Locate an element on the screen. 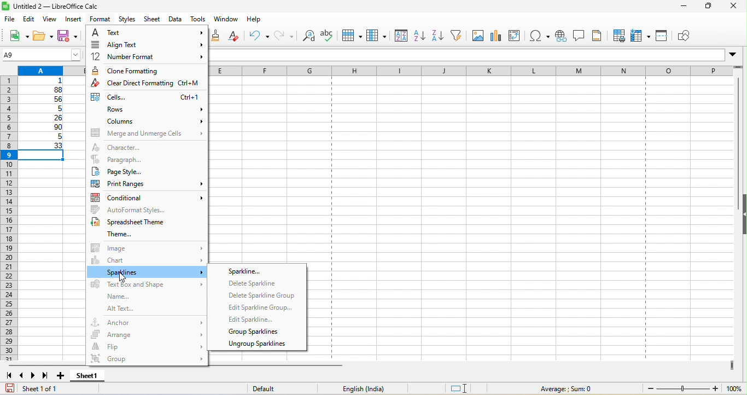 This screenshot has width=747, height=395. delete sparkline group is located at coordinates (261, 297).